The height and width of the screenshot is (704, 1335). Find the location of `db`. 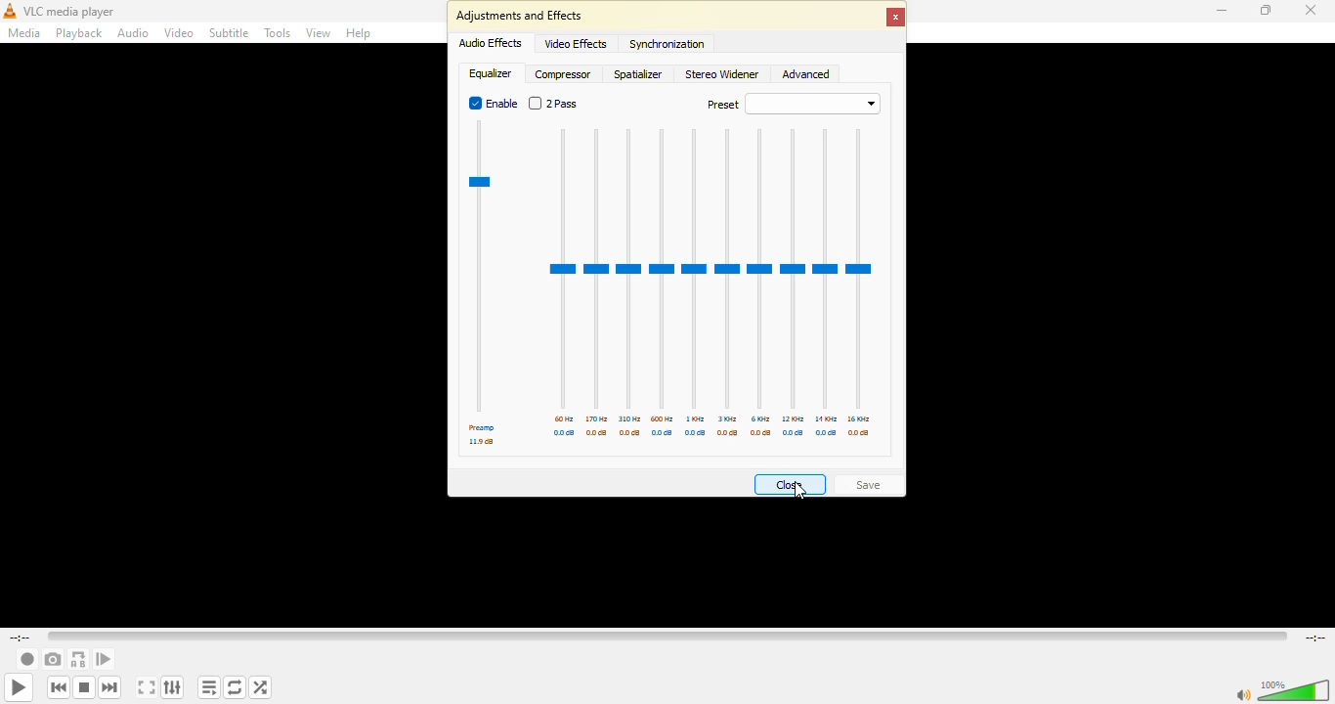

db is located at coordinates (596, 433).